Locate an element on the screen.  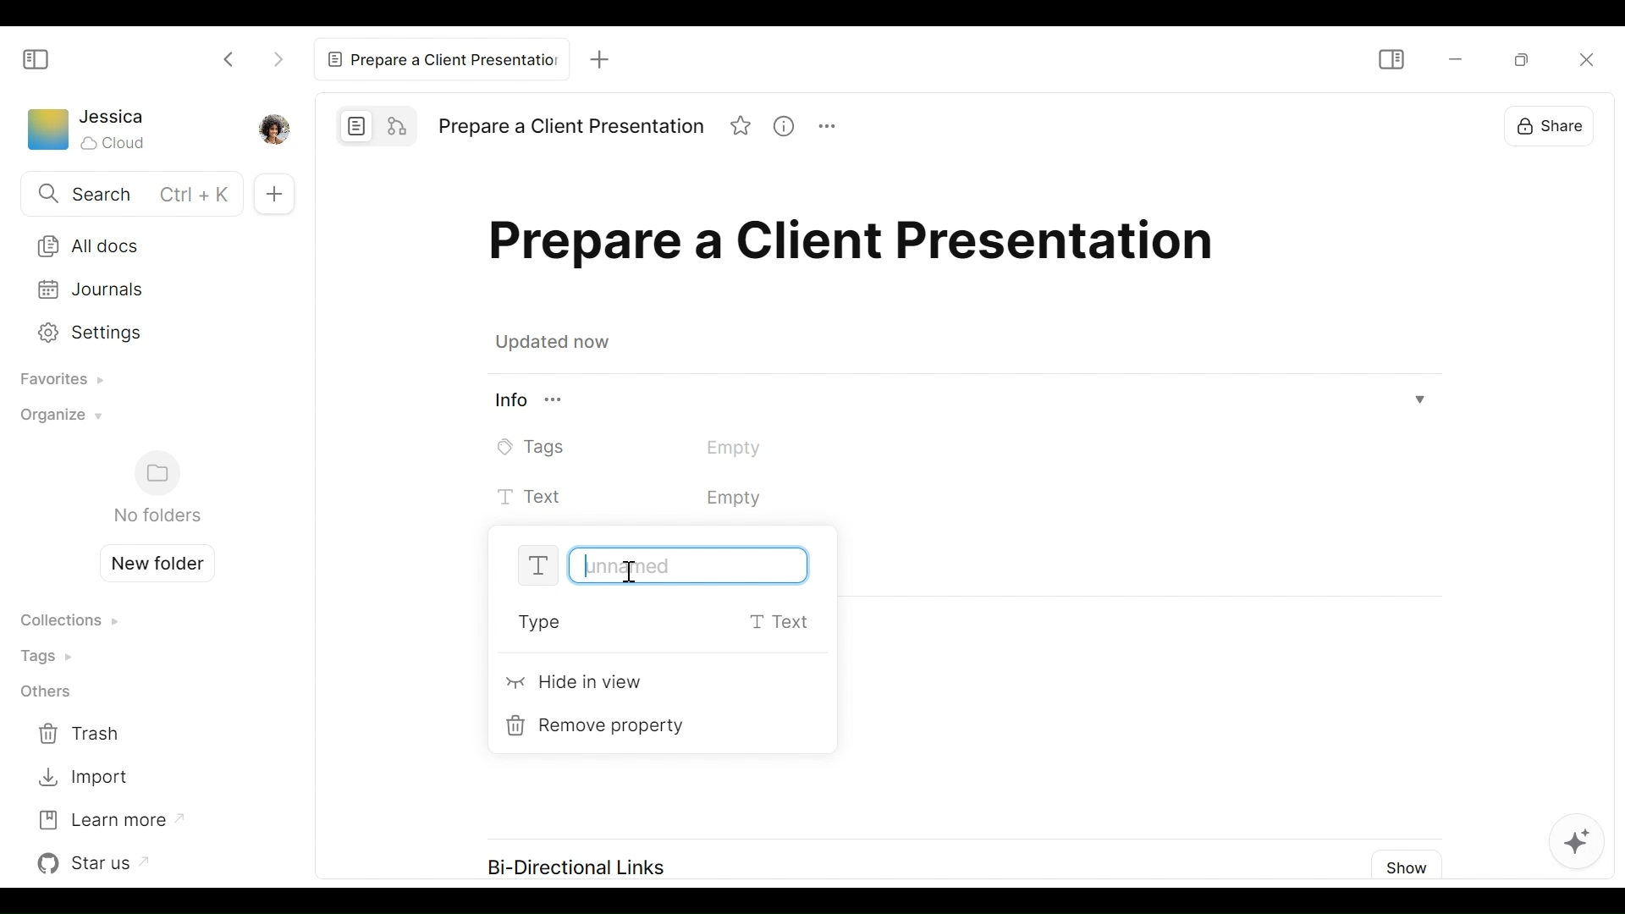
Hide in View is located at coordinates (576, 685).